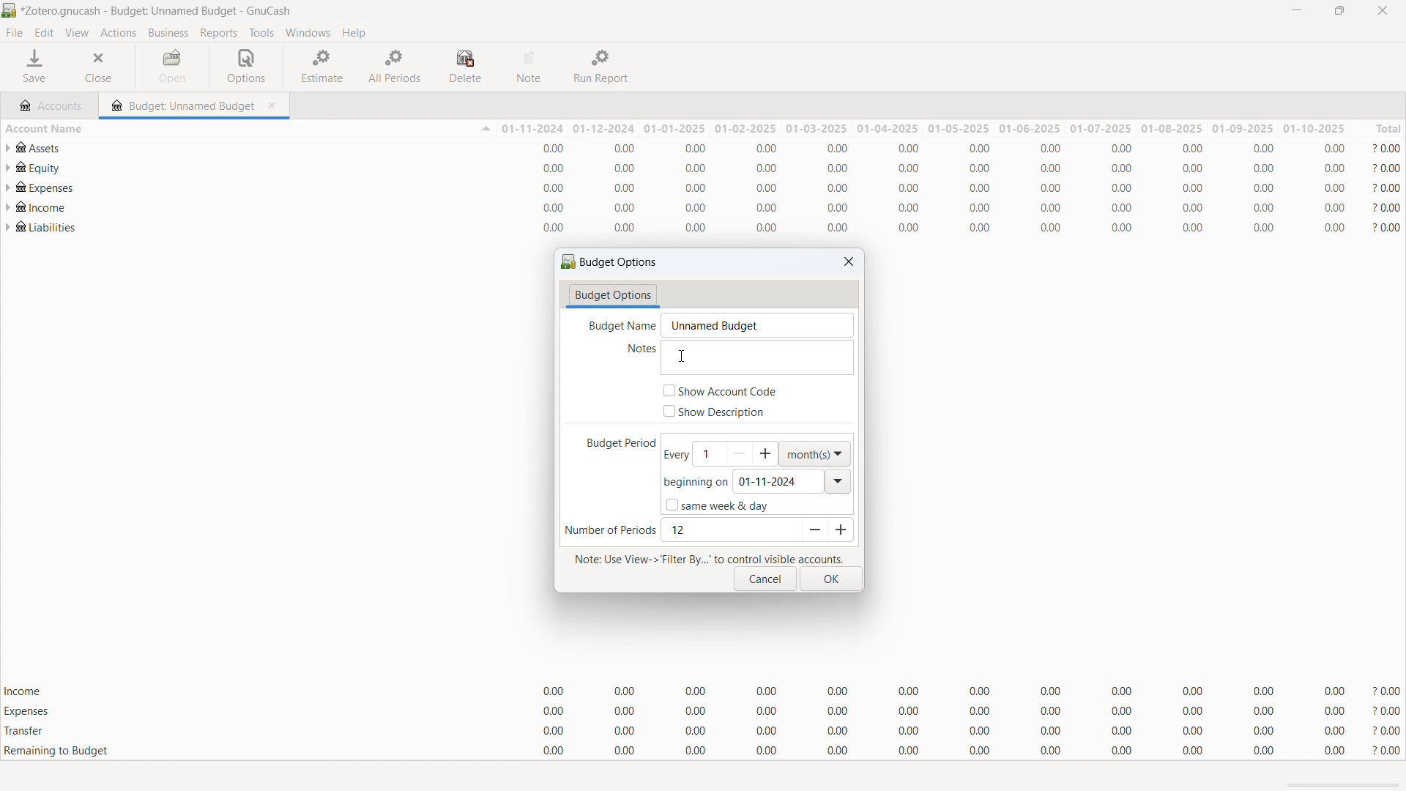 This screenshot has height=791, width=1406. What do you see at coordinates (8, 148) in the screenshot?
I see `expand subaccounts` at bounding box center [8, 148].